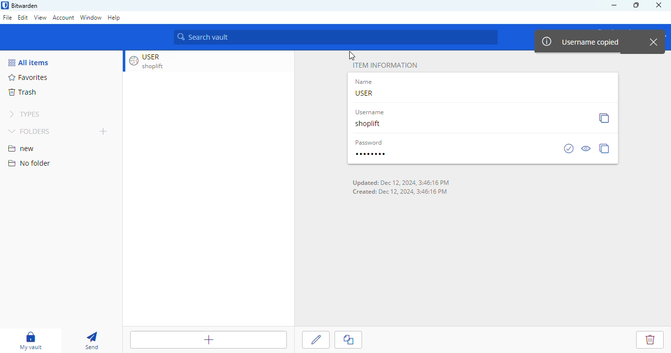 This screenshot has width=671, height=353. I want to click on item information, so click(385, 65).